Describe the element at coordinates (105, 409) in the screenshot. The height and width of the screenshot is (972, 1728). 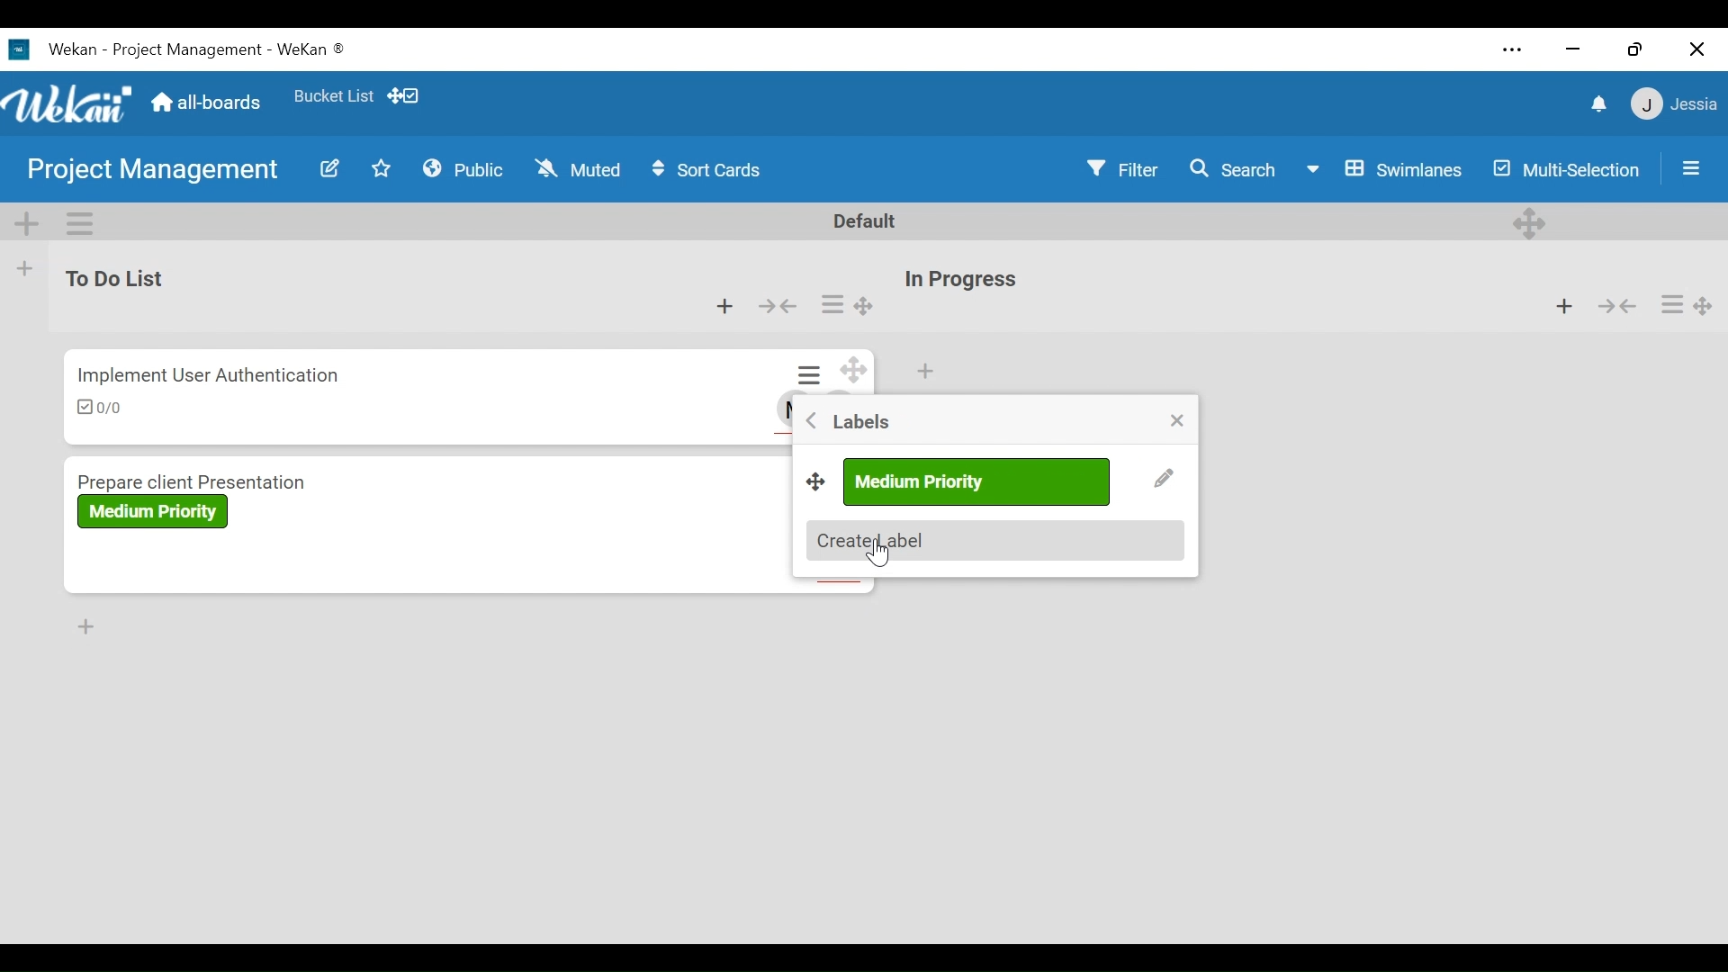
I see `Checklist` at that location.